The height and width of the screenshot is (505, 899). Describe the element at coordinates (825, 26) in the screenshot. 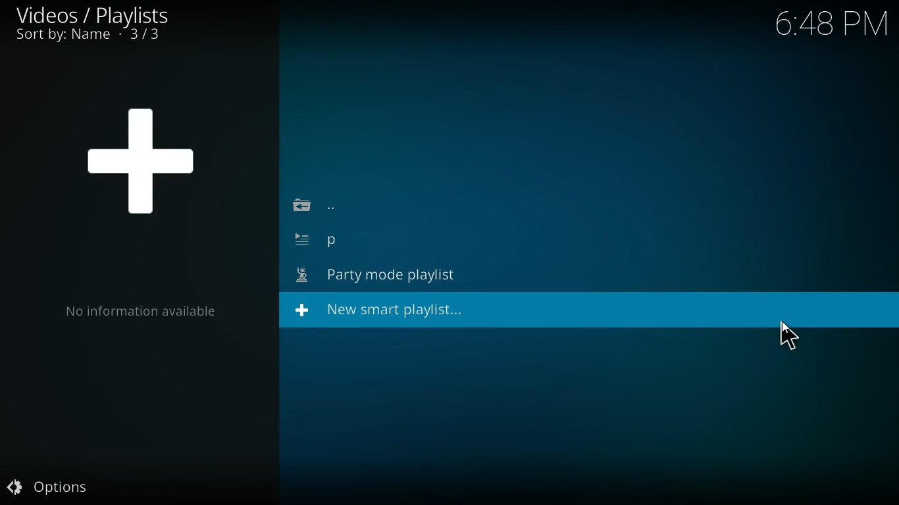

I see `time` at that location.